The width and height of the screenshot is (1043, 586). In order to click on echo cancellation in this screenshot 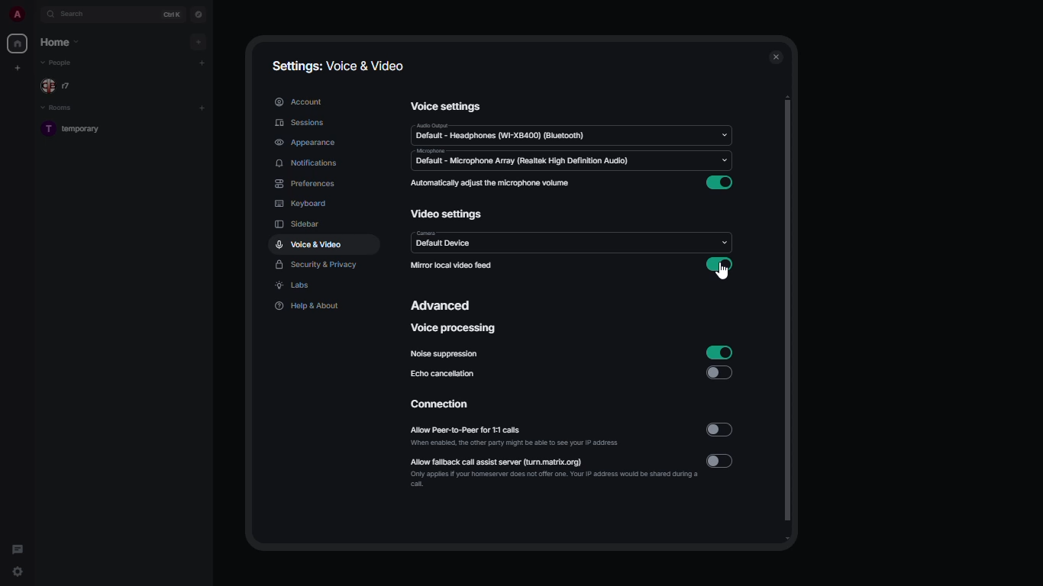, I will do `click(444, 373)`.